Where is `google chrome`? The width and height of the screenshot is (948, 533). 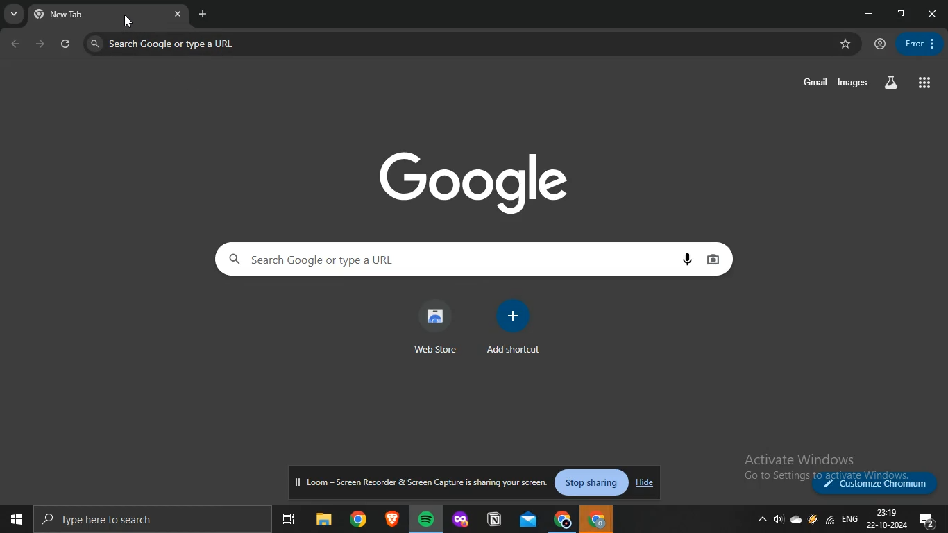
google chrome is located at coordinates (563, 518).